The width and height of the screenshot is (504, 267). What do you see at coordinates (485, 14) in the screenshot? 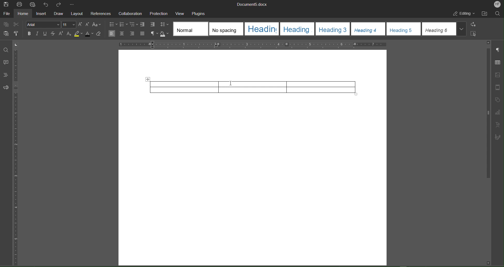
I see `Open File Location` at bounding box center [485, 14].